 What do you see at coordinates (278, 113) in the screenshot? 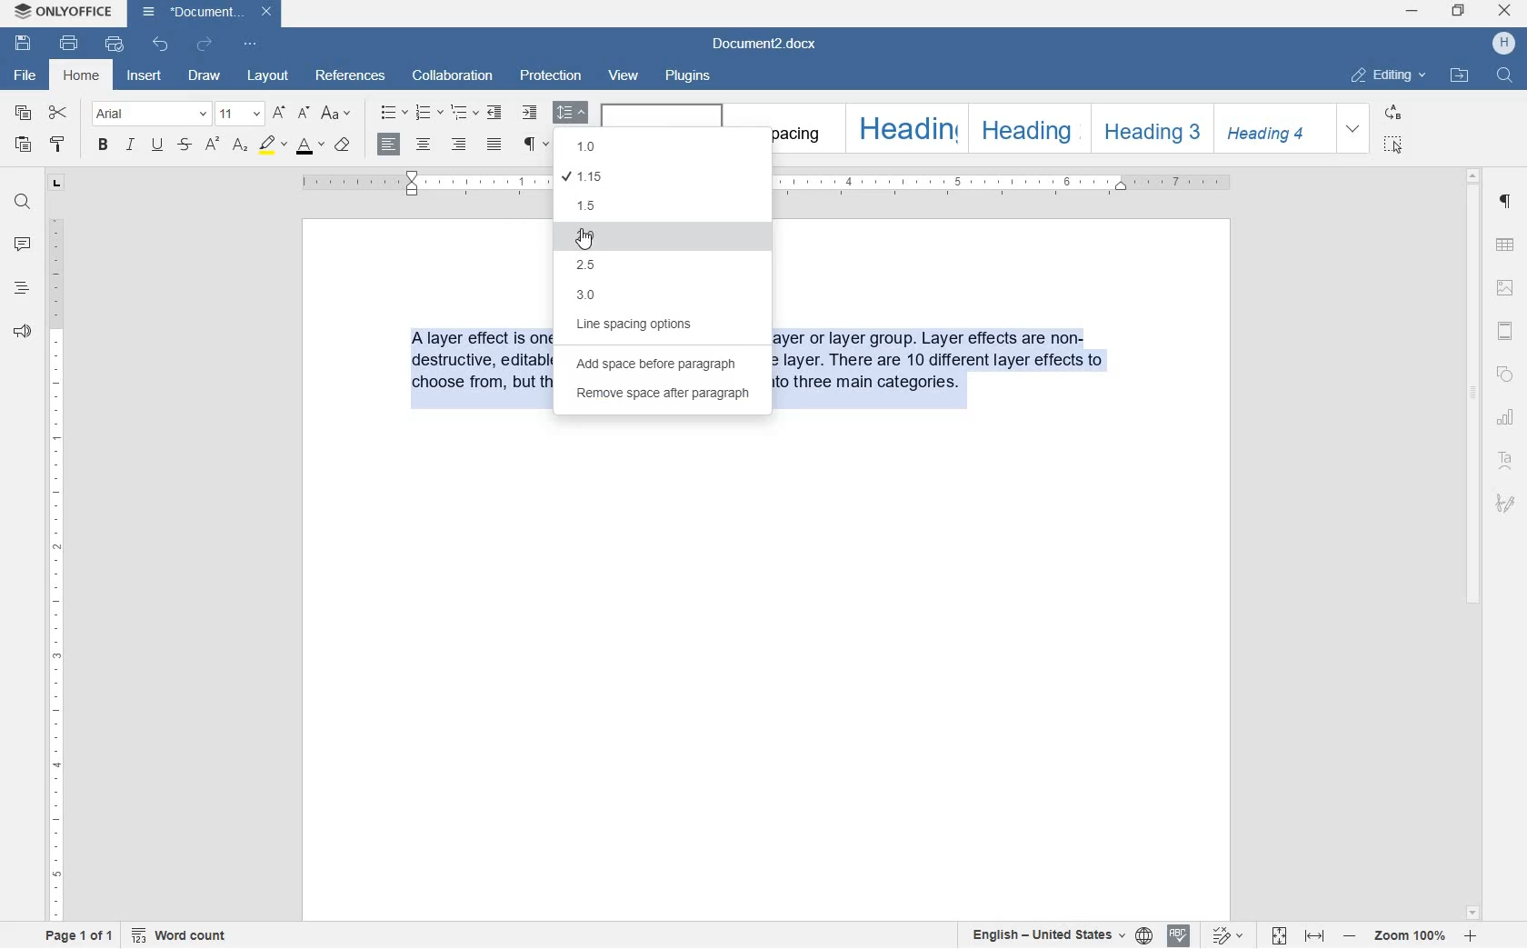
I see `increment font size` at bounding box center [278, 113].